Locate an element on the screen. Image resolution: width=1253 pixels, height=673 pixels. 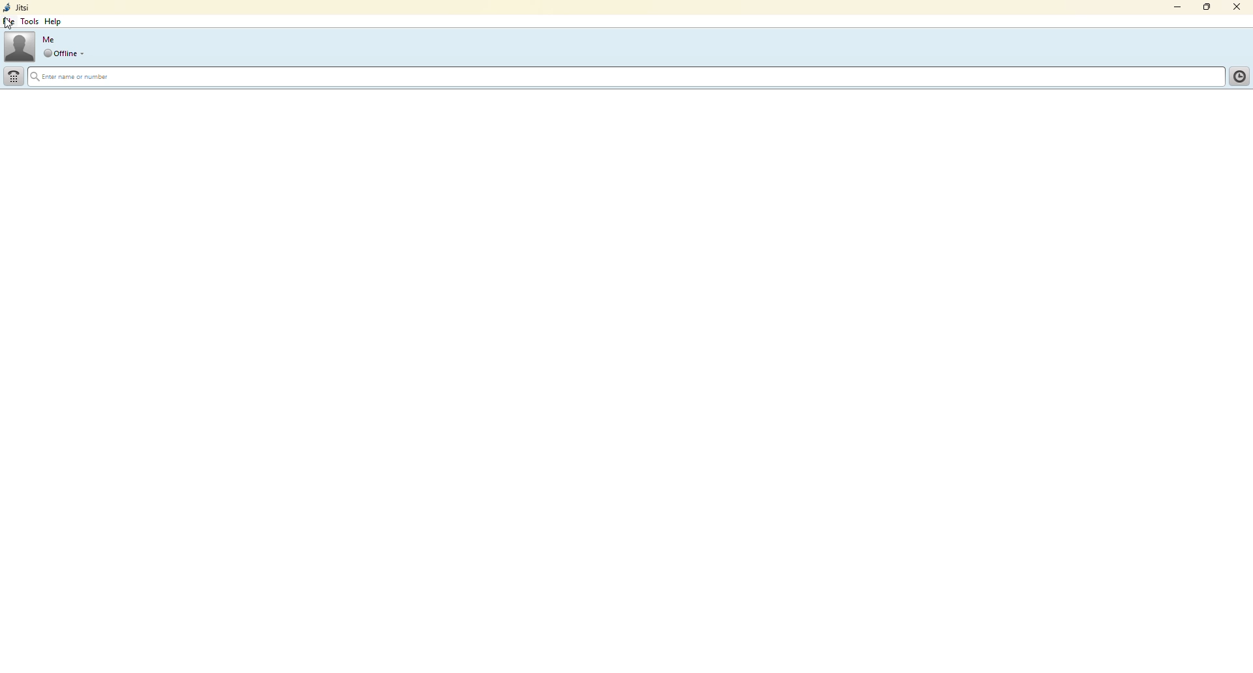
offline is located at coordinates (59, 53).